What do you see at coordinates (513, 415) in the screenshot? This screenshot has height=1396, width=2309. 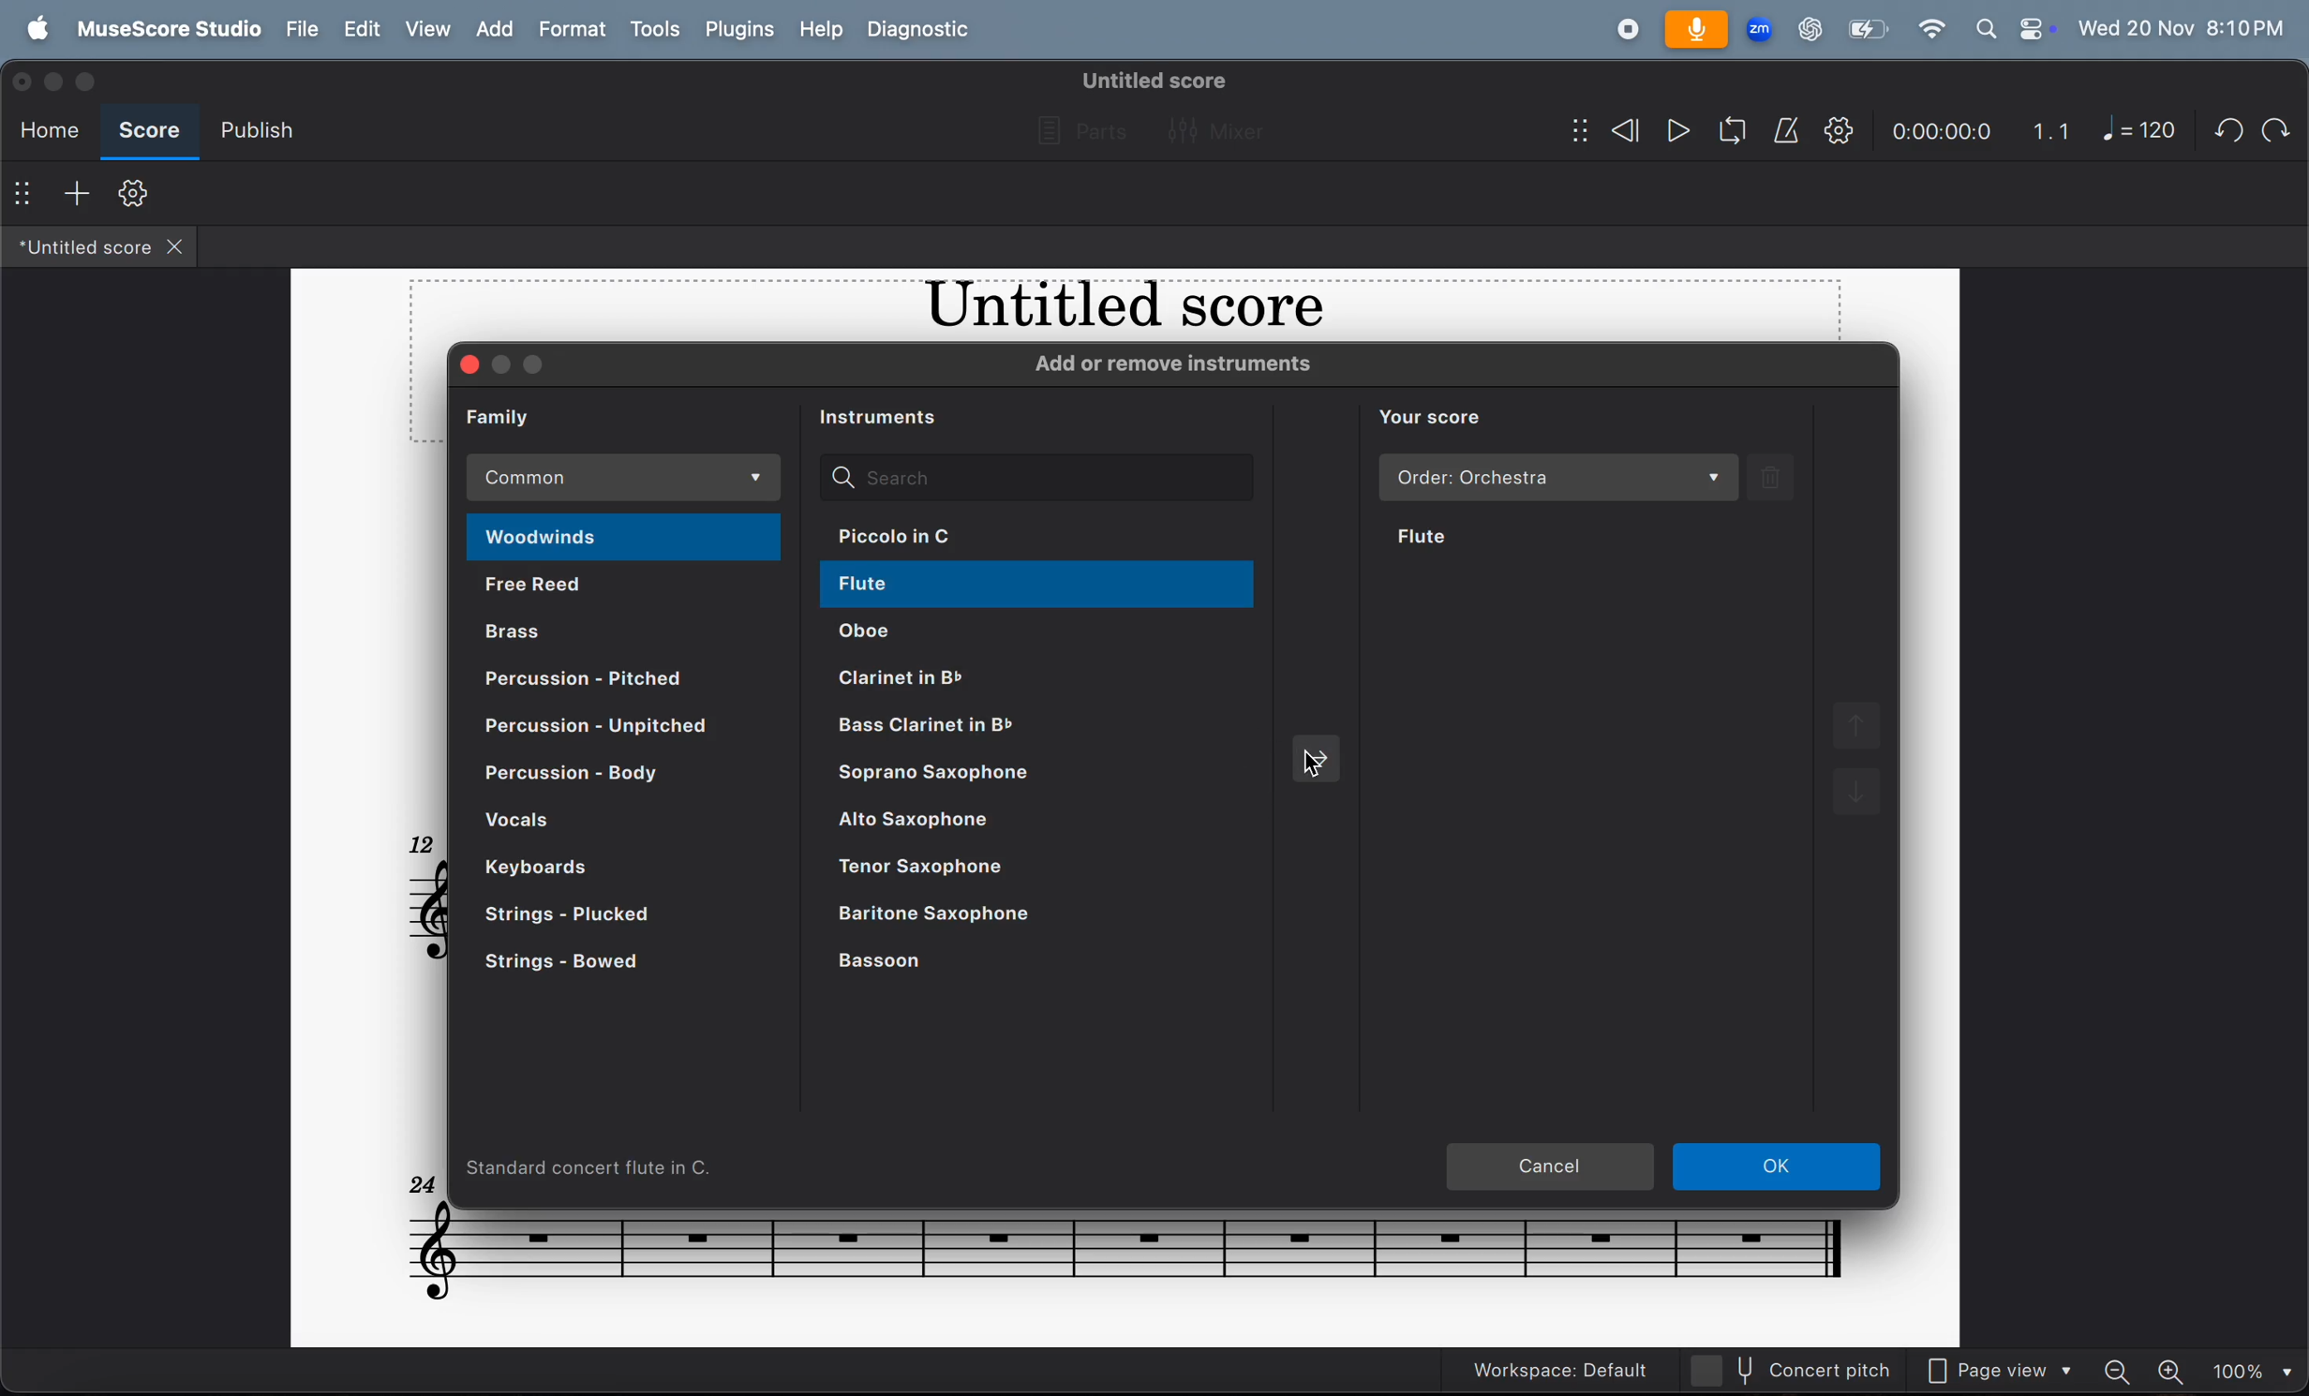 I see `family` at bounding box center [513, 415].